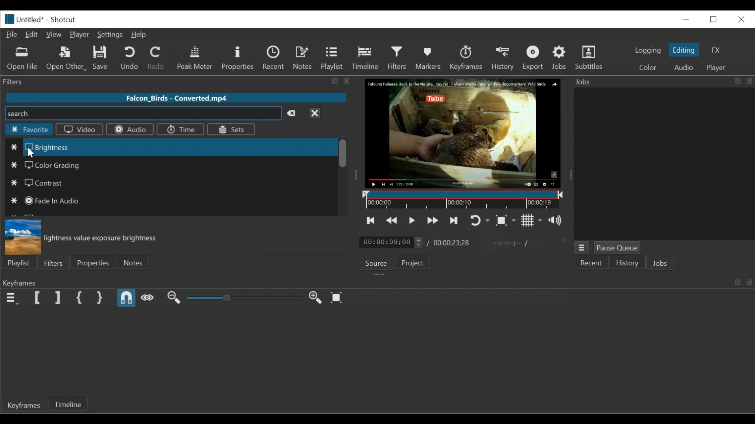 The height and width of the screenshot is (424, 755). What do you see at coordinates (716, 68) in the screenshot?
I see `Player` at bounding box center [716, 68].